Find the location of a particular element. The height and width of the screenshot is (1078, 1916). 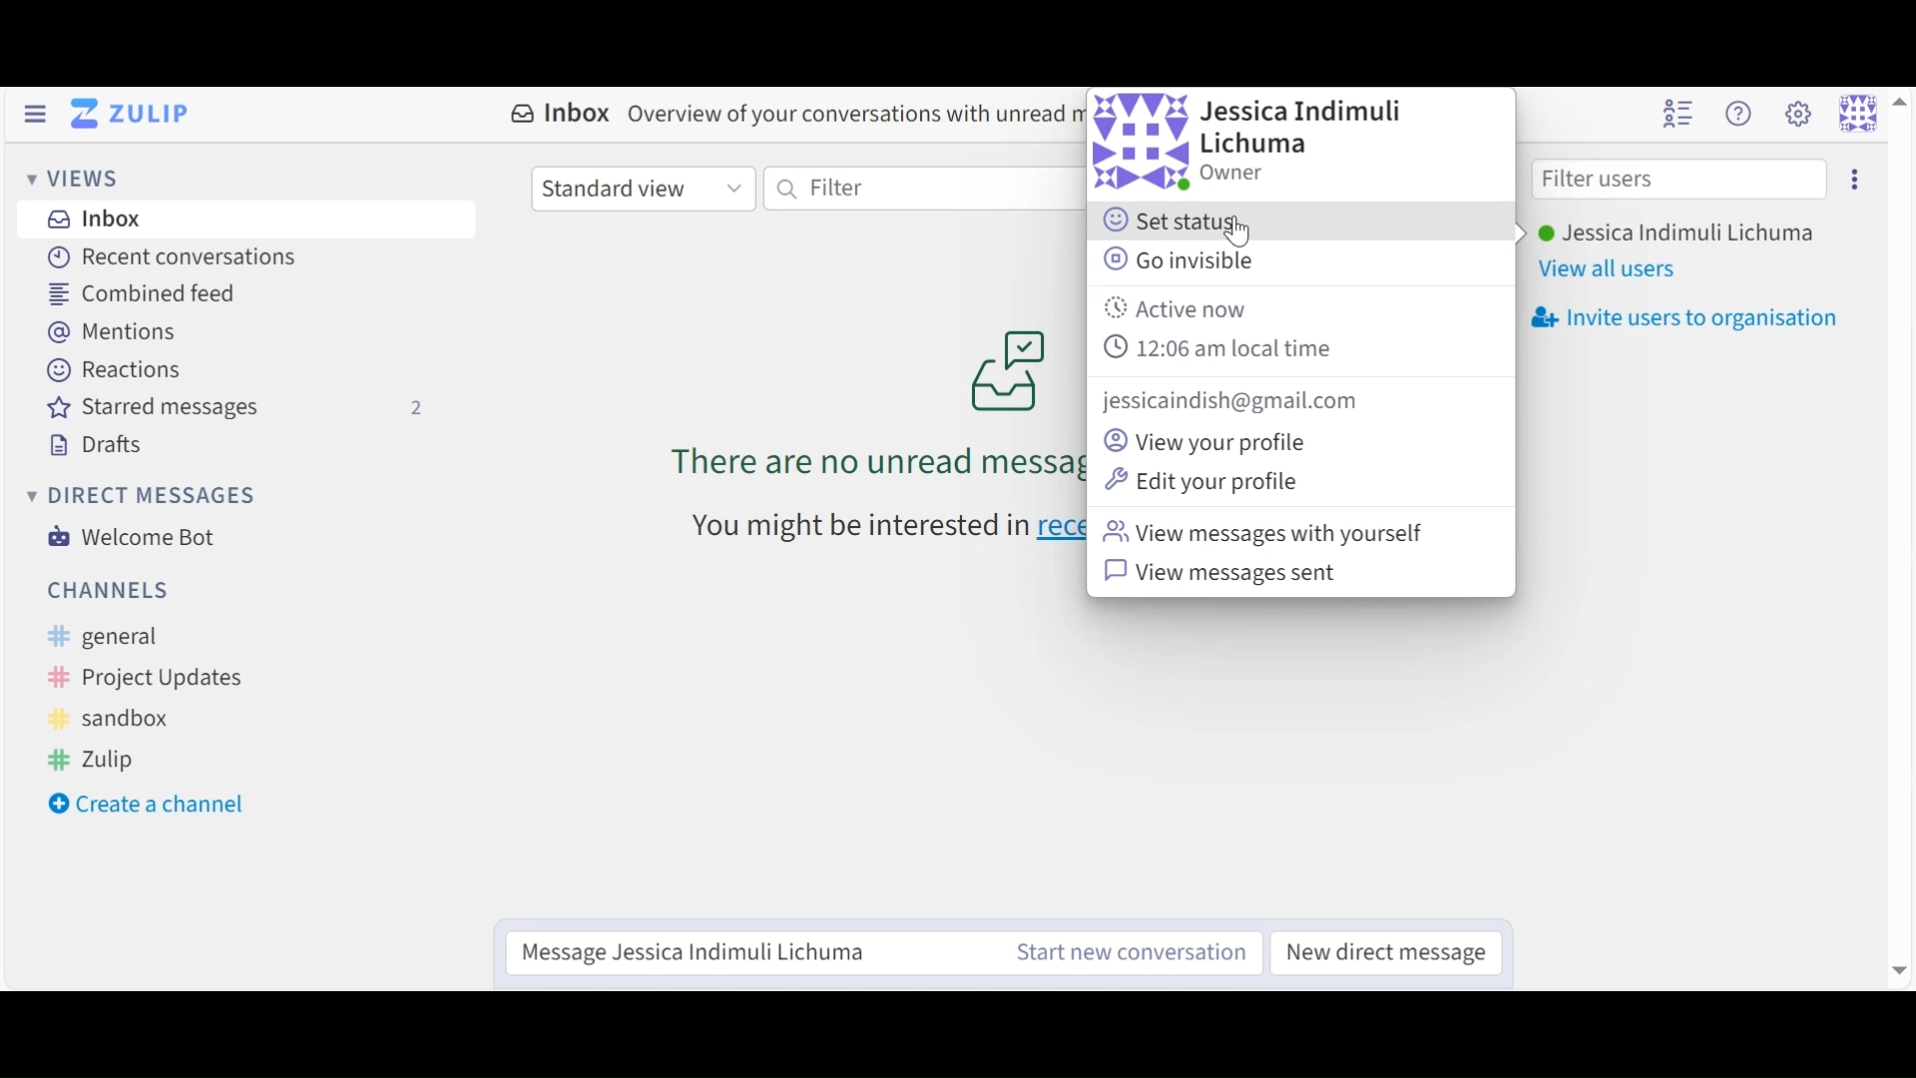

Hide Status is located at coordinates (34, 114).